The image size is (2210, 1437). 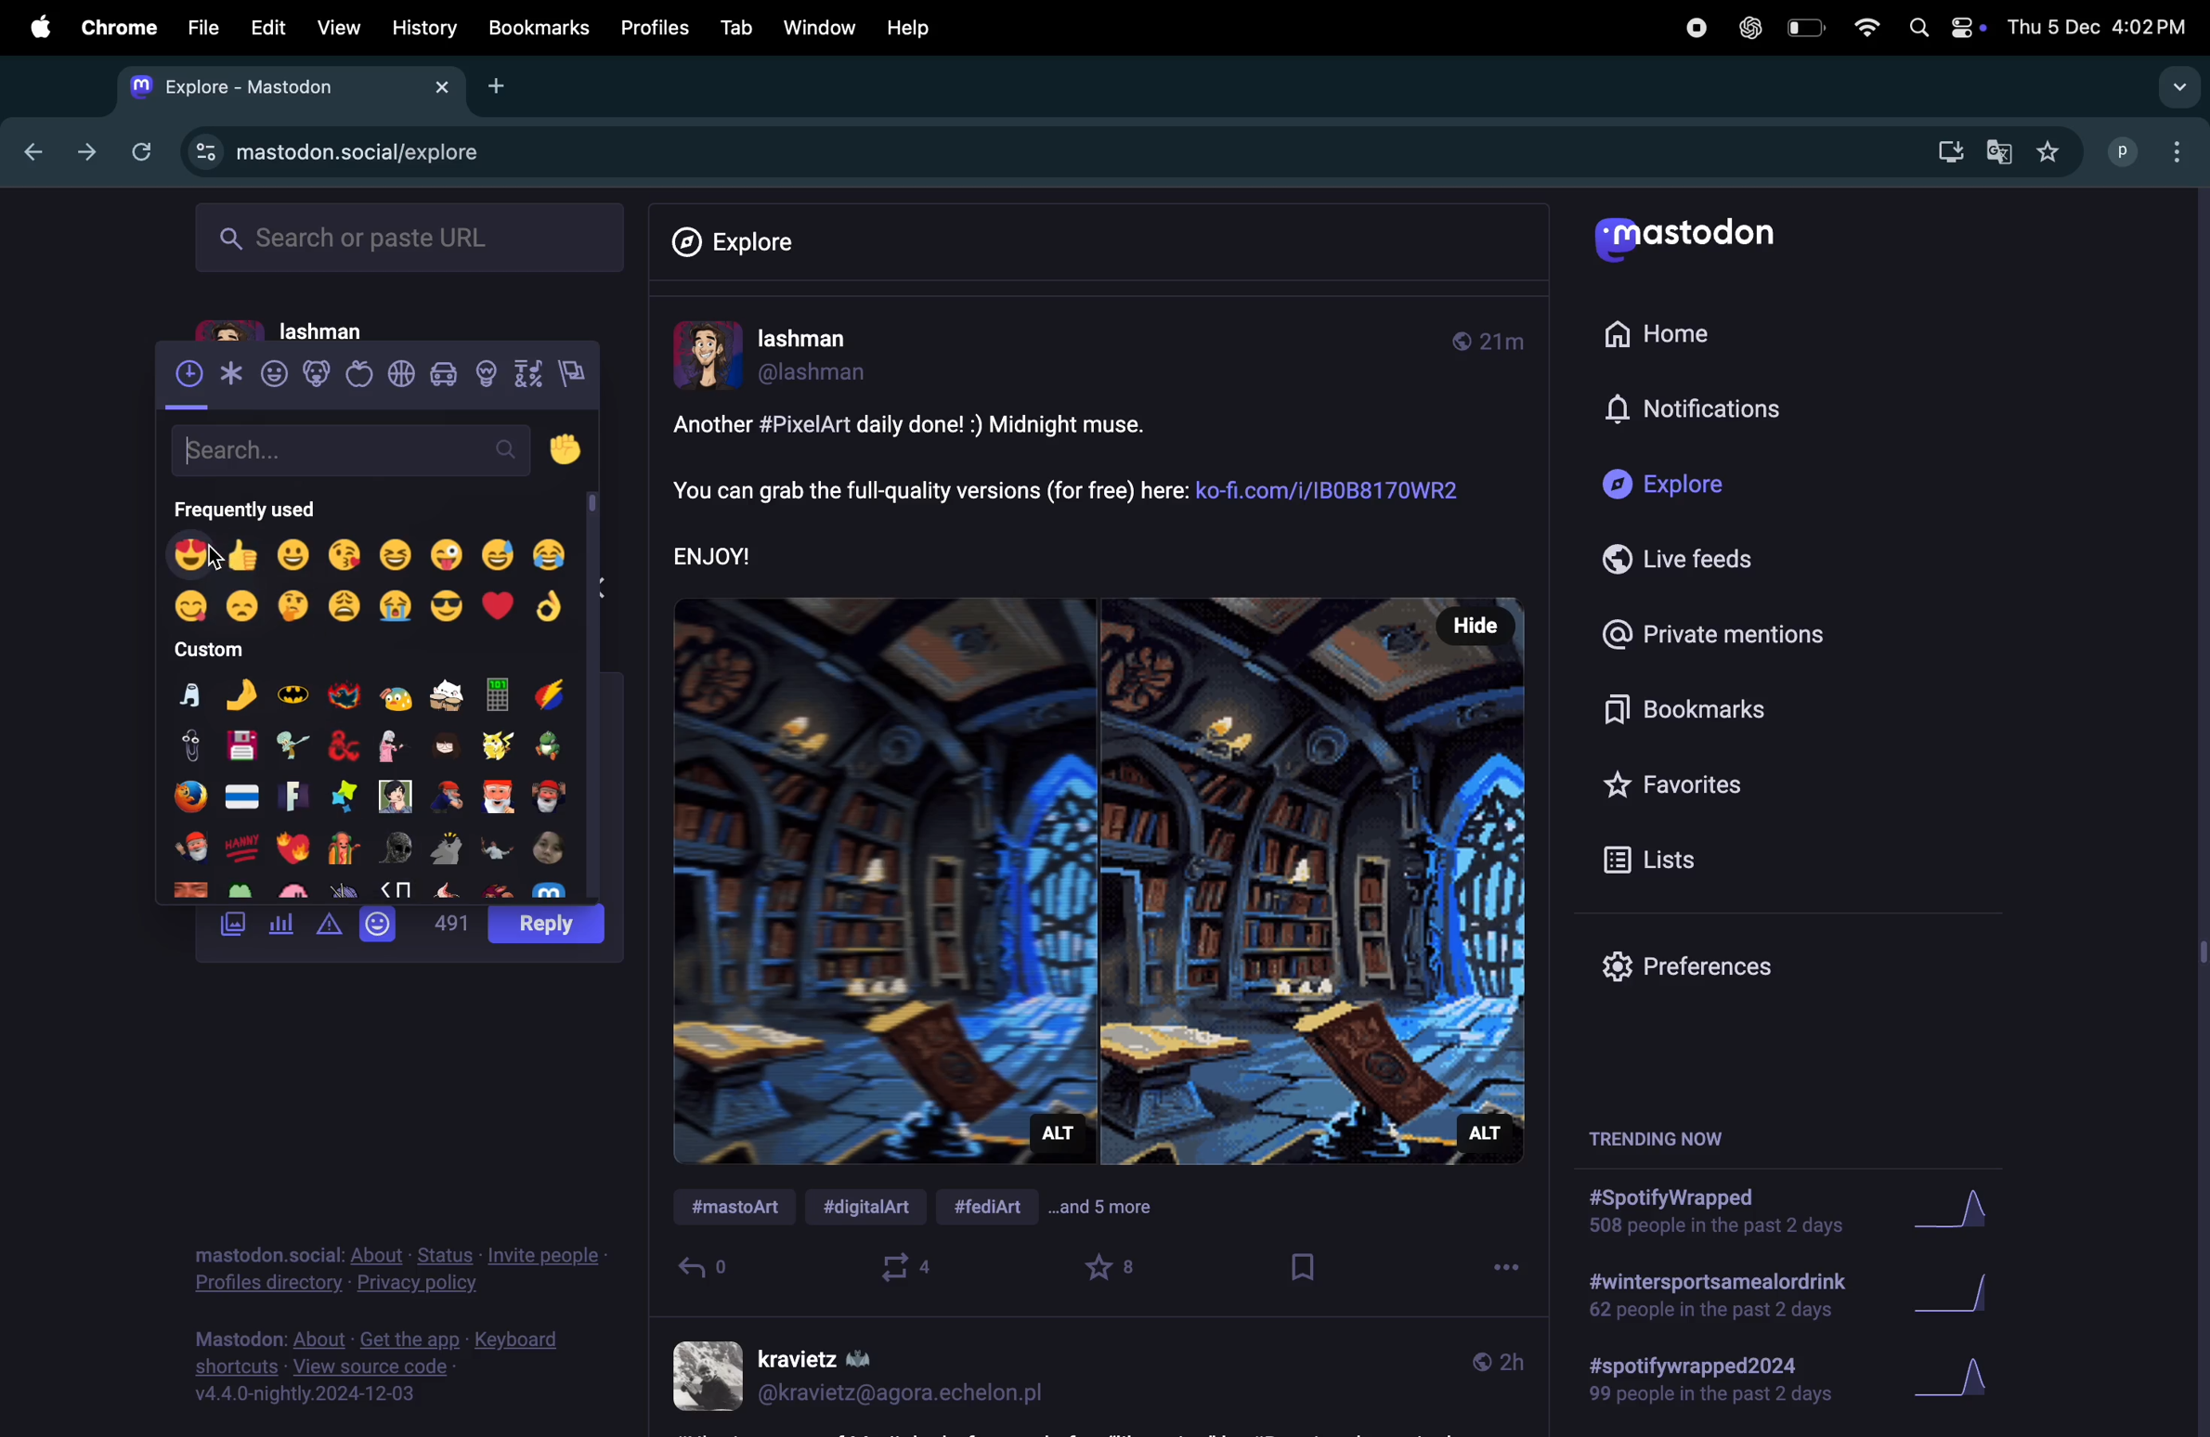 What do you see at coordinates (814, 28) in the screenshot?
I see `Window` at bounding box center [814, 28].